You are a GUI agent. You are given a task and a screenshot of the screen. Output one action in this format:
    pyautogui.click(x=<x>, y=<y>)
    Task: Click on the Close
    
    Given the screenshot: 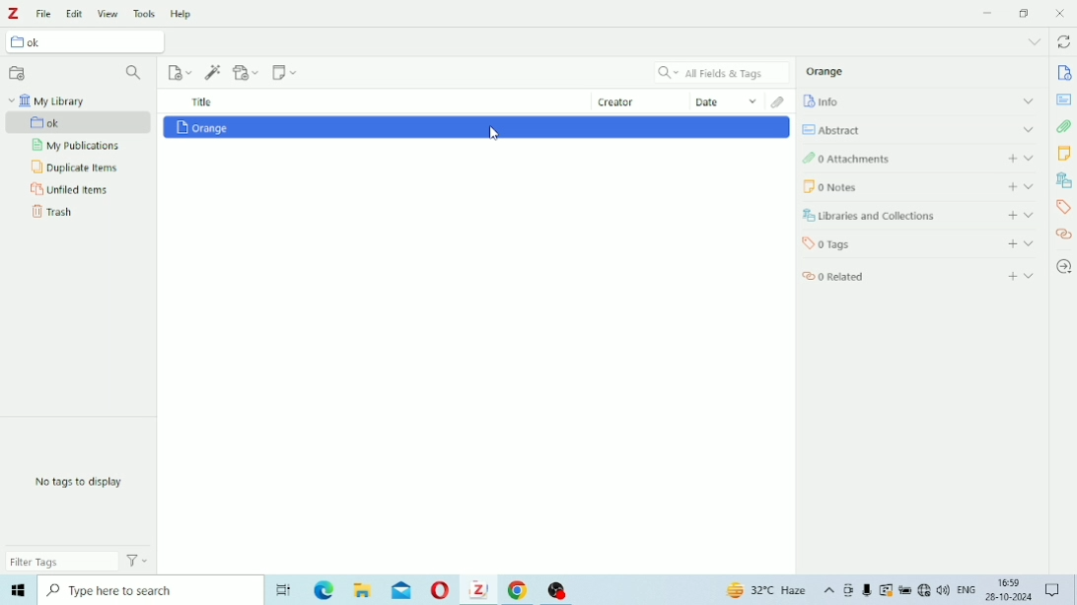 What is the action you would take?
    pyautogui.click(x=1059, y=13)
    